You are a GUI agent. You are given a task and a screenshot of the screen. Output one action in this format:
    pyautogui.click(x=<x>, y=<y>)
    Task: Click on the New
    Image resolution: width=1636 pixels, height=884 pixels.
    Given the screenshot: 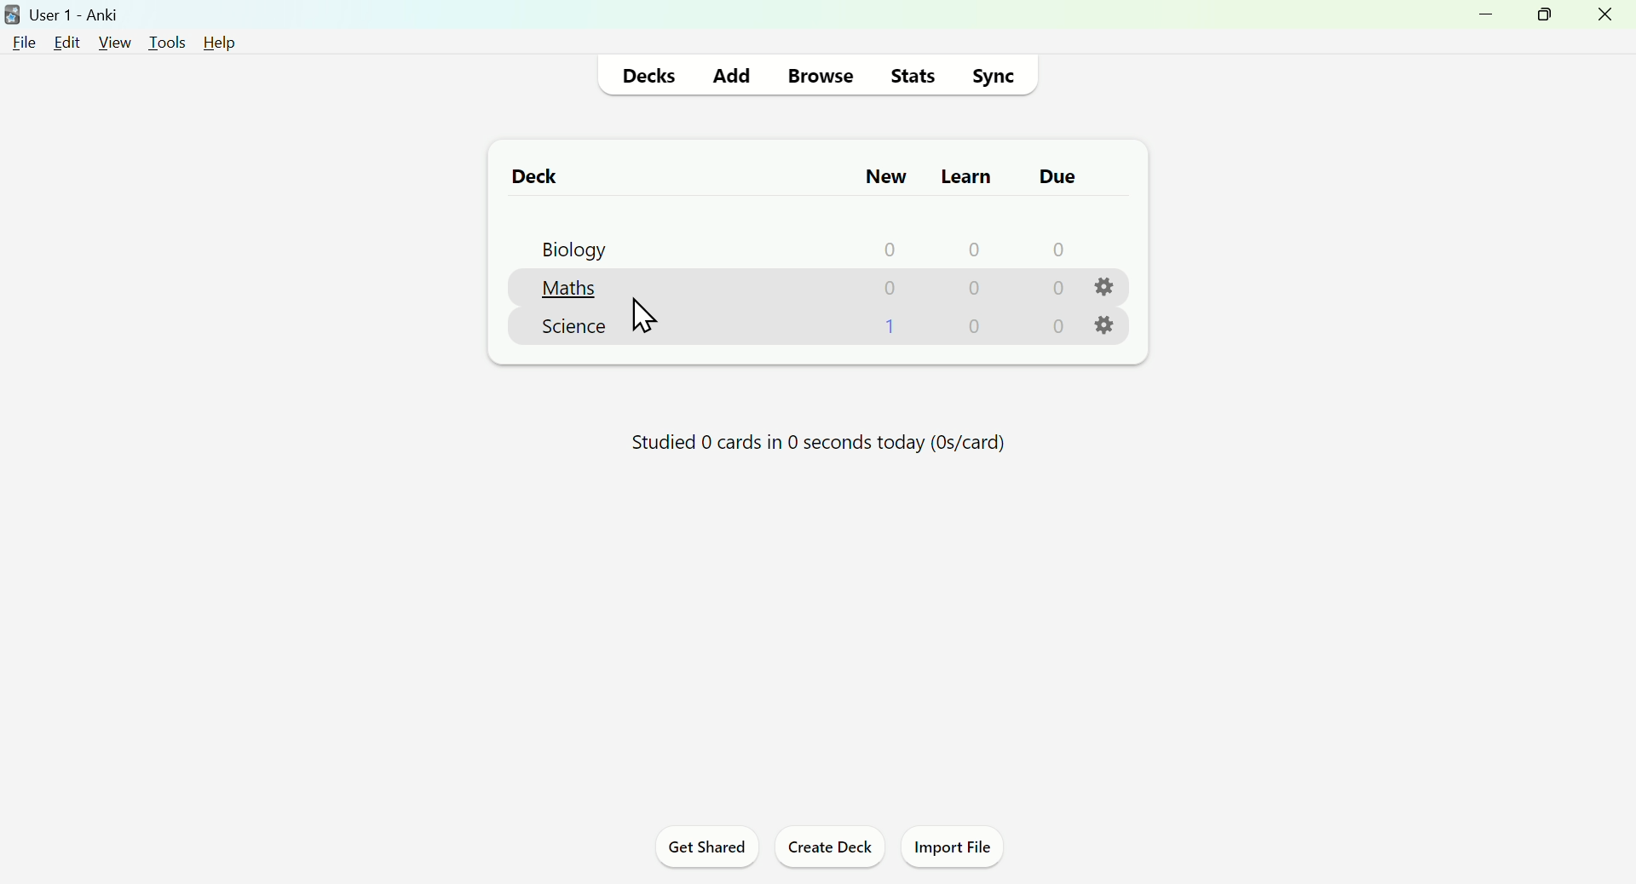 What is the action you would take?
    pyautogui.click(x=884, y=175)
    